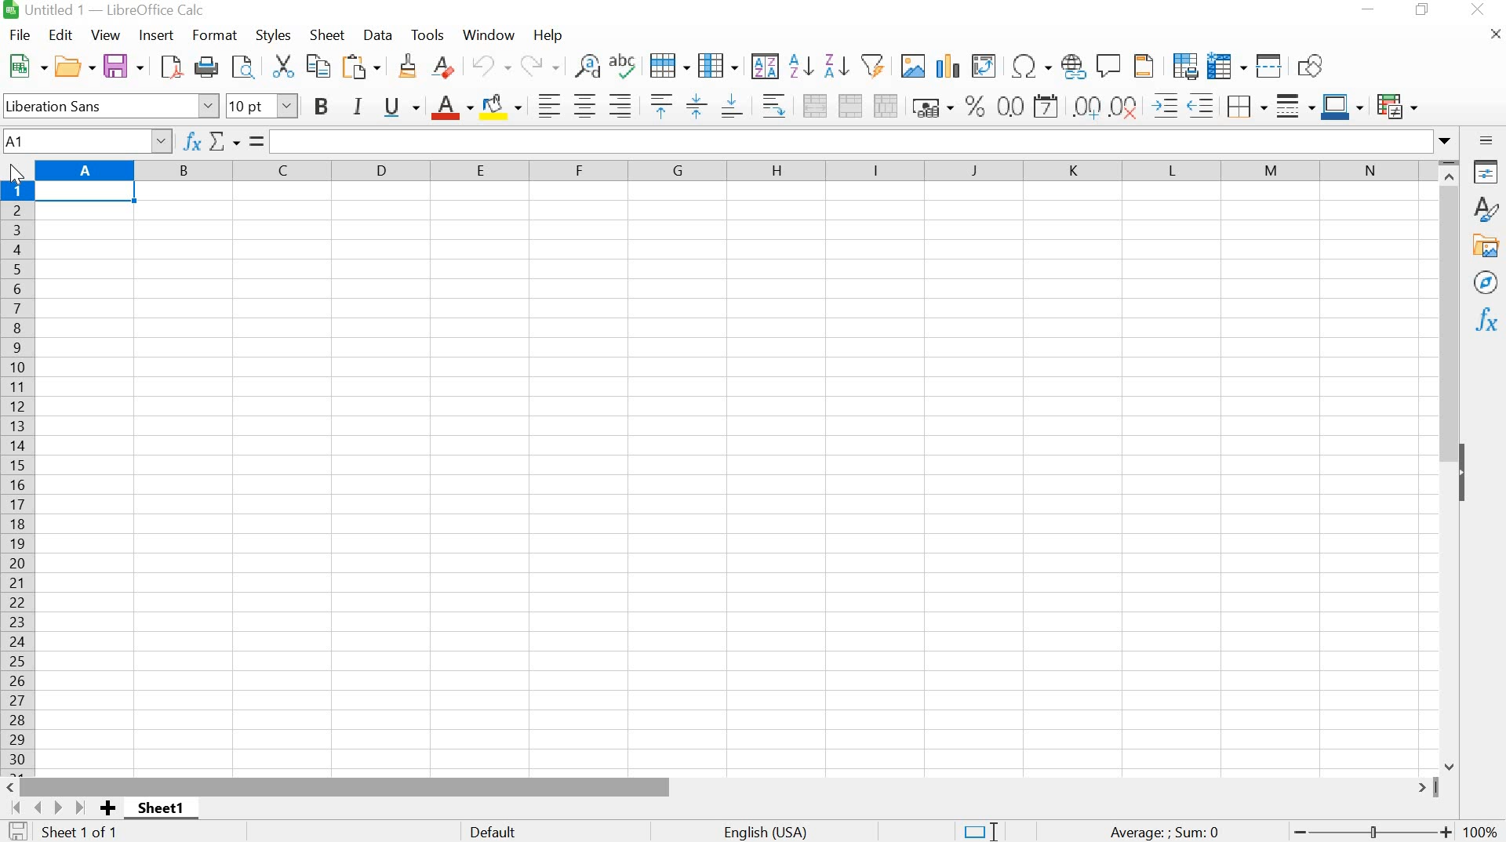  What do you see at coordinates (1071, 67) in the screenshot?
I see `Insert hyperlink` at bounding box center [1071, 67].